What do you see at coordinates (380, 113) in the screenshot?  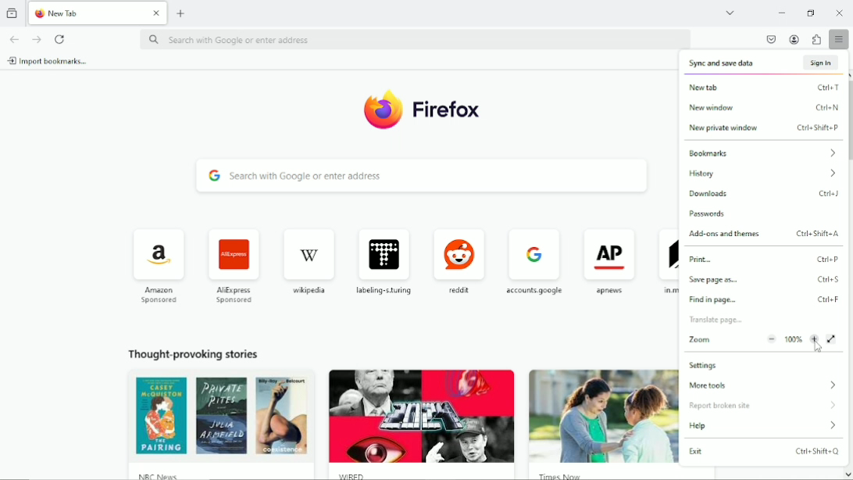 I see `logo ` at bounding box center [380, 113].